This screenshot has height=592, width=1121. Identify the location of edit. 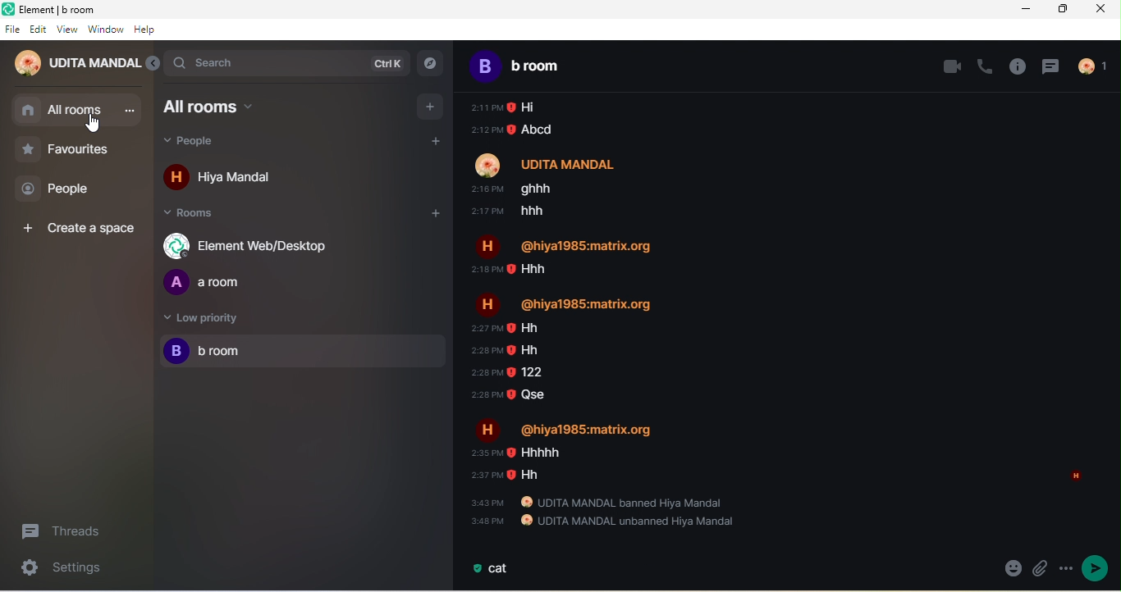
(39, 29).